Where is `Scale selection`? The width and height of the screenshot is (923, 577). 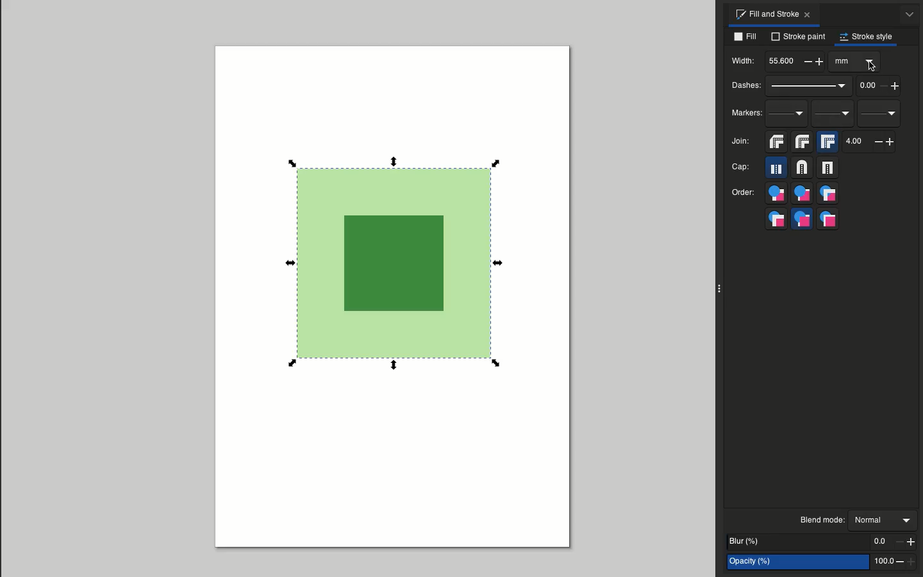
Scale selection is located at coordinates (291, 366).